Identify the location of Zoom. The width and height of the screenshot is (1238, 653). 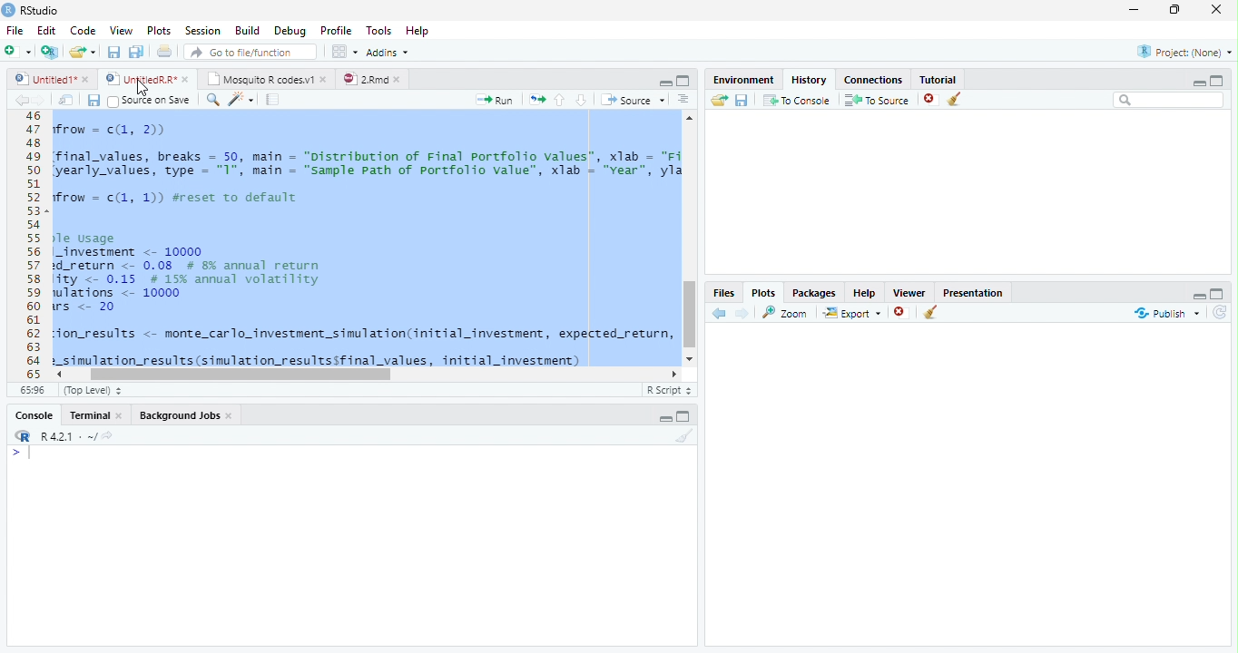
(786, 312).